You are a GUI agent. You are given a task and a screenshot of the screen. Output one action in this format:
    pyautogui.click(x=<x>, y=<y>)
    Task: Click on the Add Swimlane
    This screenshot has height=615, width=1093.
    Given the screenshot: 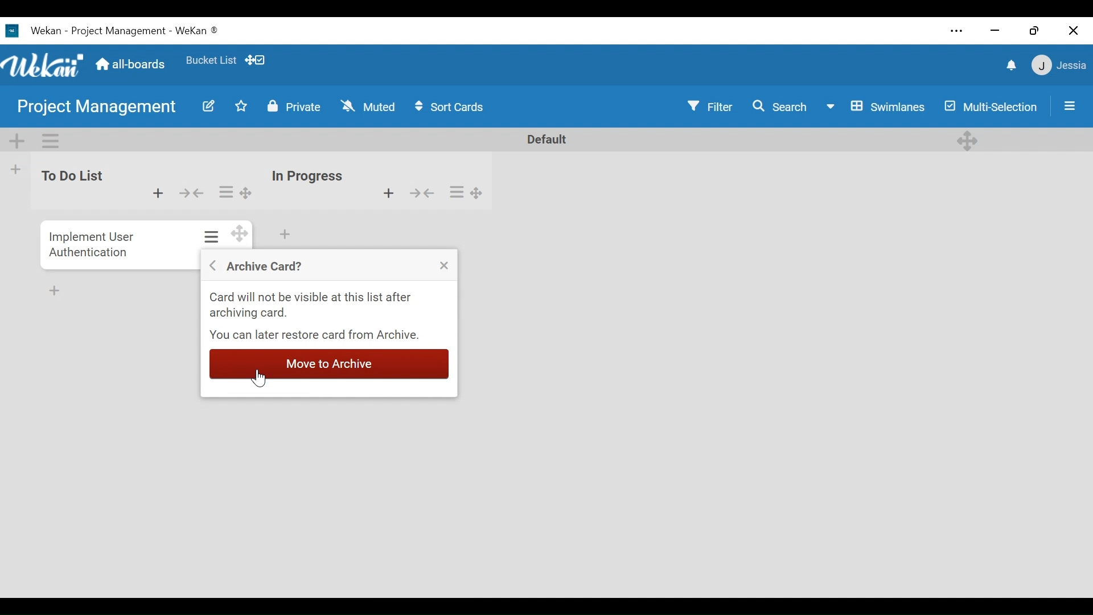 What is the action you would take?
    pyautogui.click(x=18, y=141)
    